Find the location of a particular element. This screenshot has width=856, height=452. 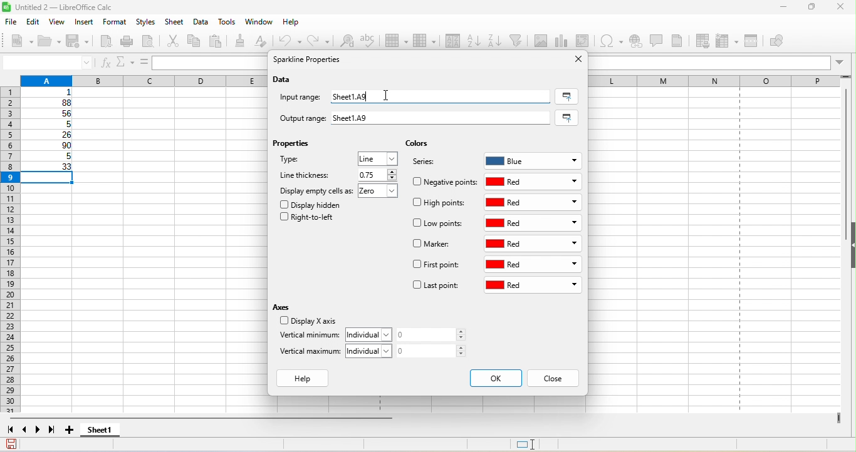

row is located at coordinates (397, 42).